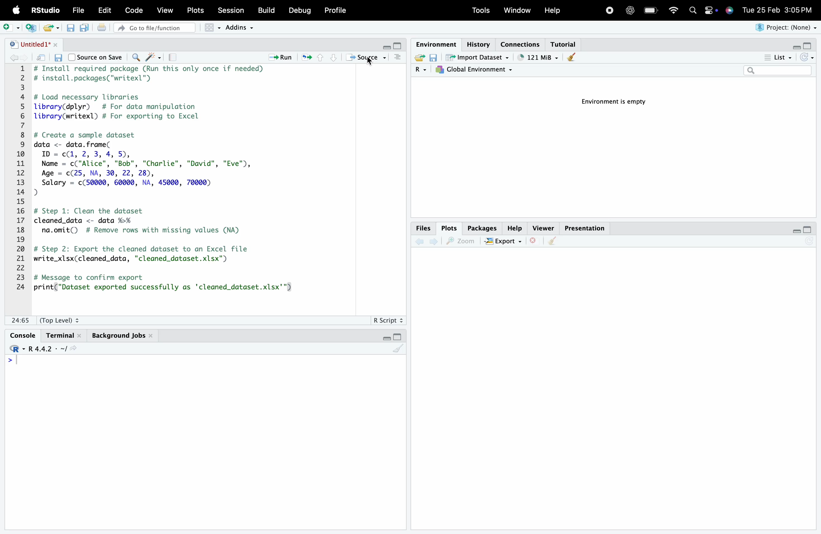 Image resolution: width=821 pixels, height=534 pixels. I want to click on Edit, so click(104, 9).